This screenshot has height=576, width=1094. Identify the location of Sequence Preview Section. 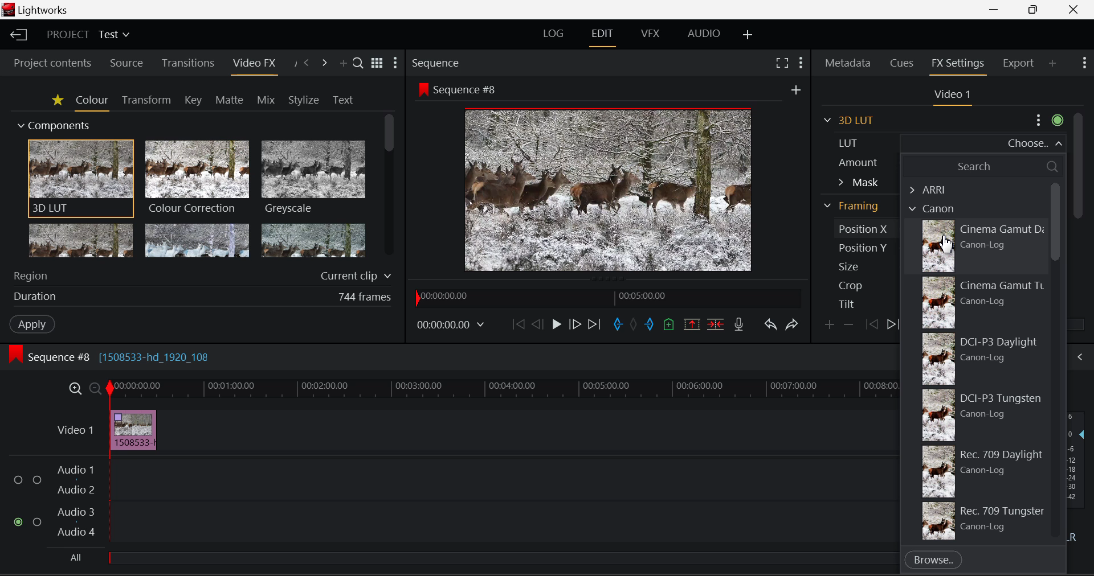
(436, 63).